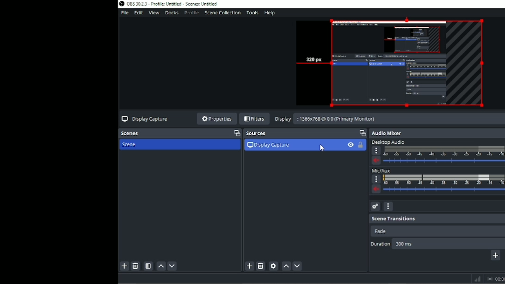  I want to click on Lock, so click(361, 145).